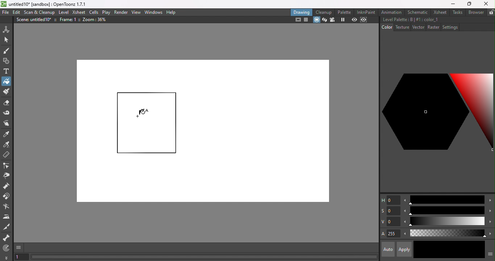 This screenshot has height=261, width=495. What do you see at coordinates (390, 211) in the screenshot?
I see `S` at bounding box center [390, 211].